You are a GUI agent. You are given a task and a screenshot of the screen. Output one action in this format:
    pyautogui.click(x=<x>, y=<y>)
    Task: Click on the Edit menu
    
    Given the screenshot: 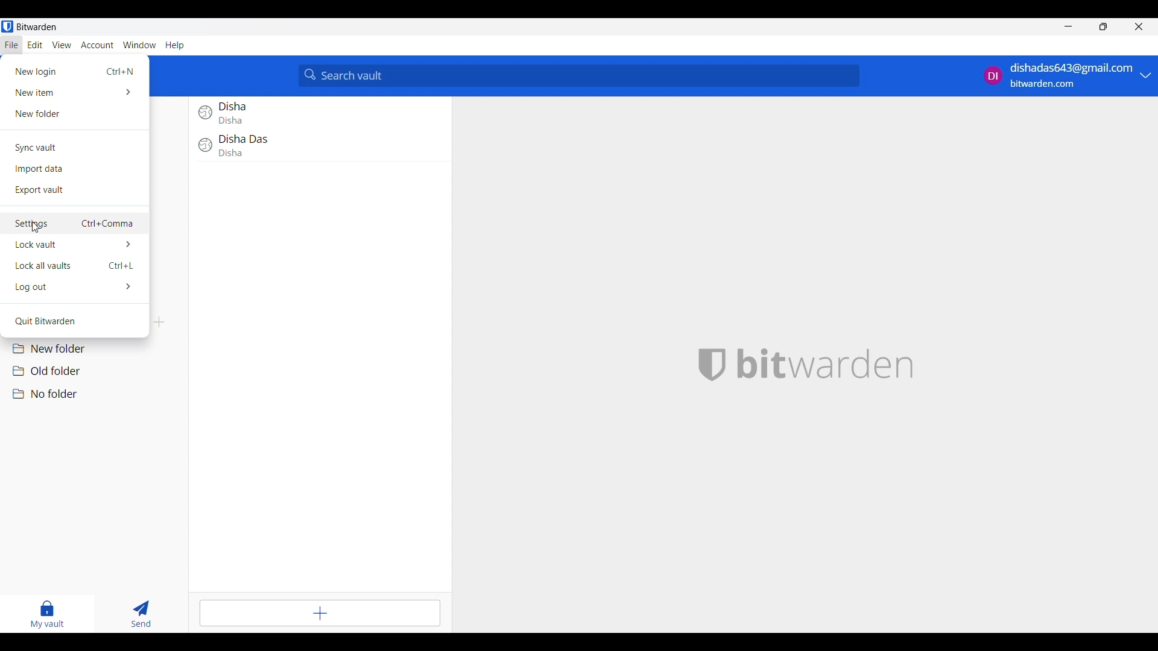 What is the action you would take?
    pyautogui.click(x=35, y=45)
    